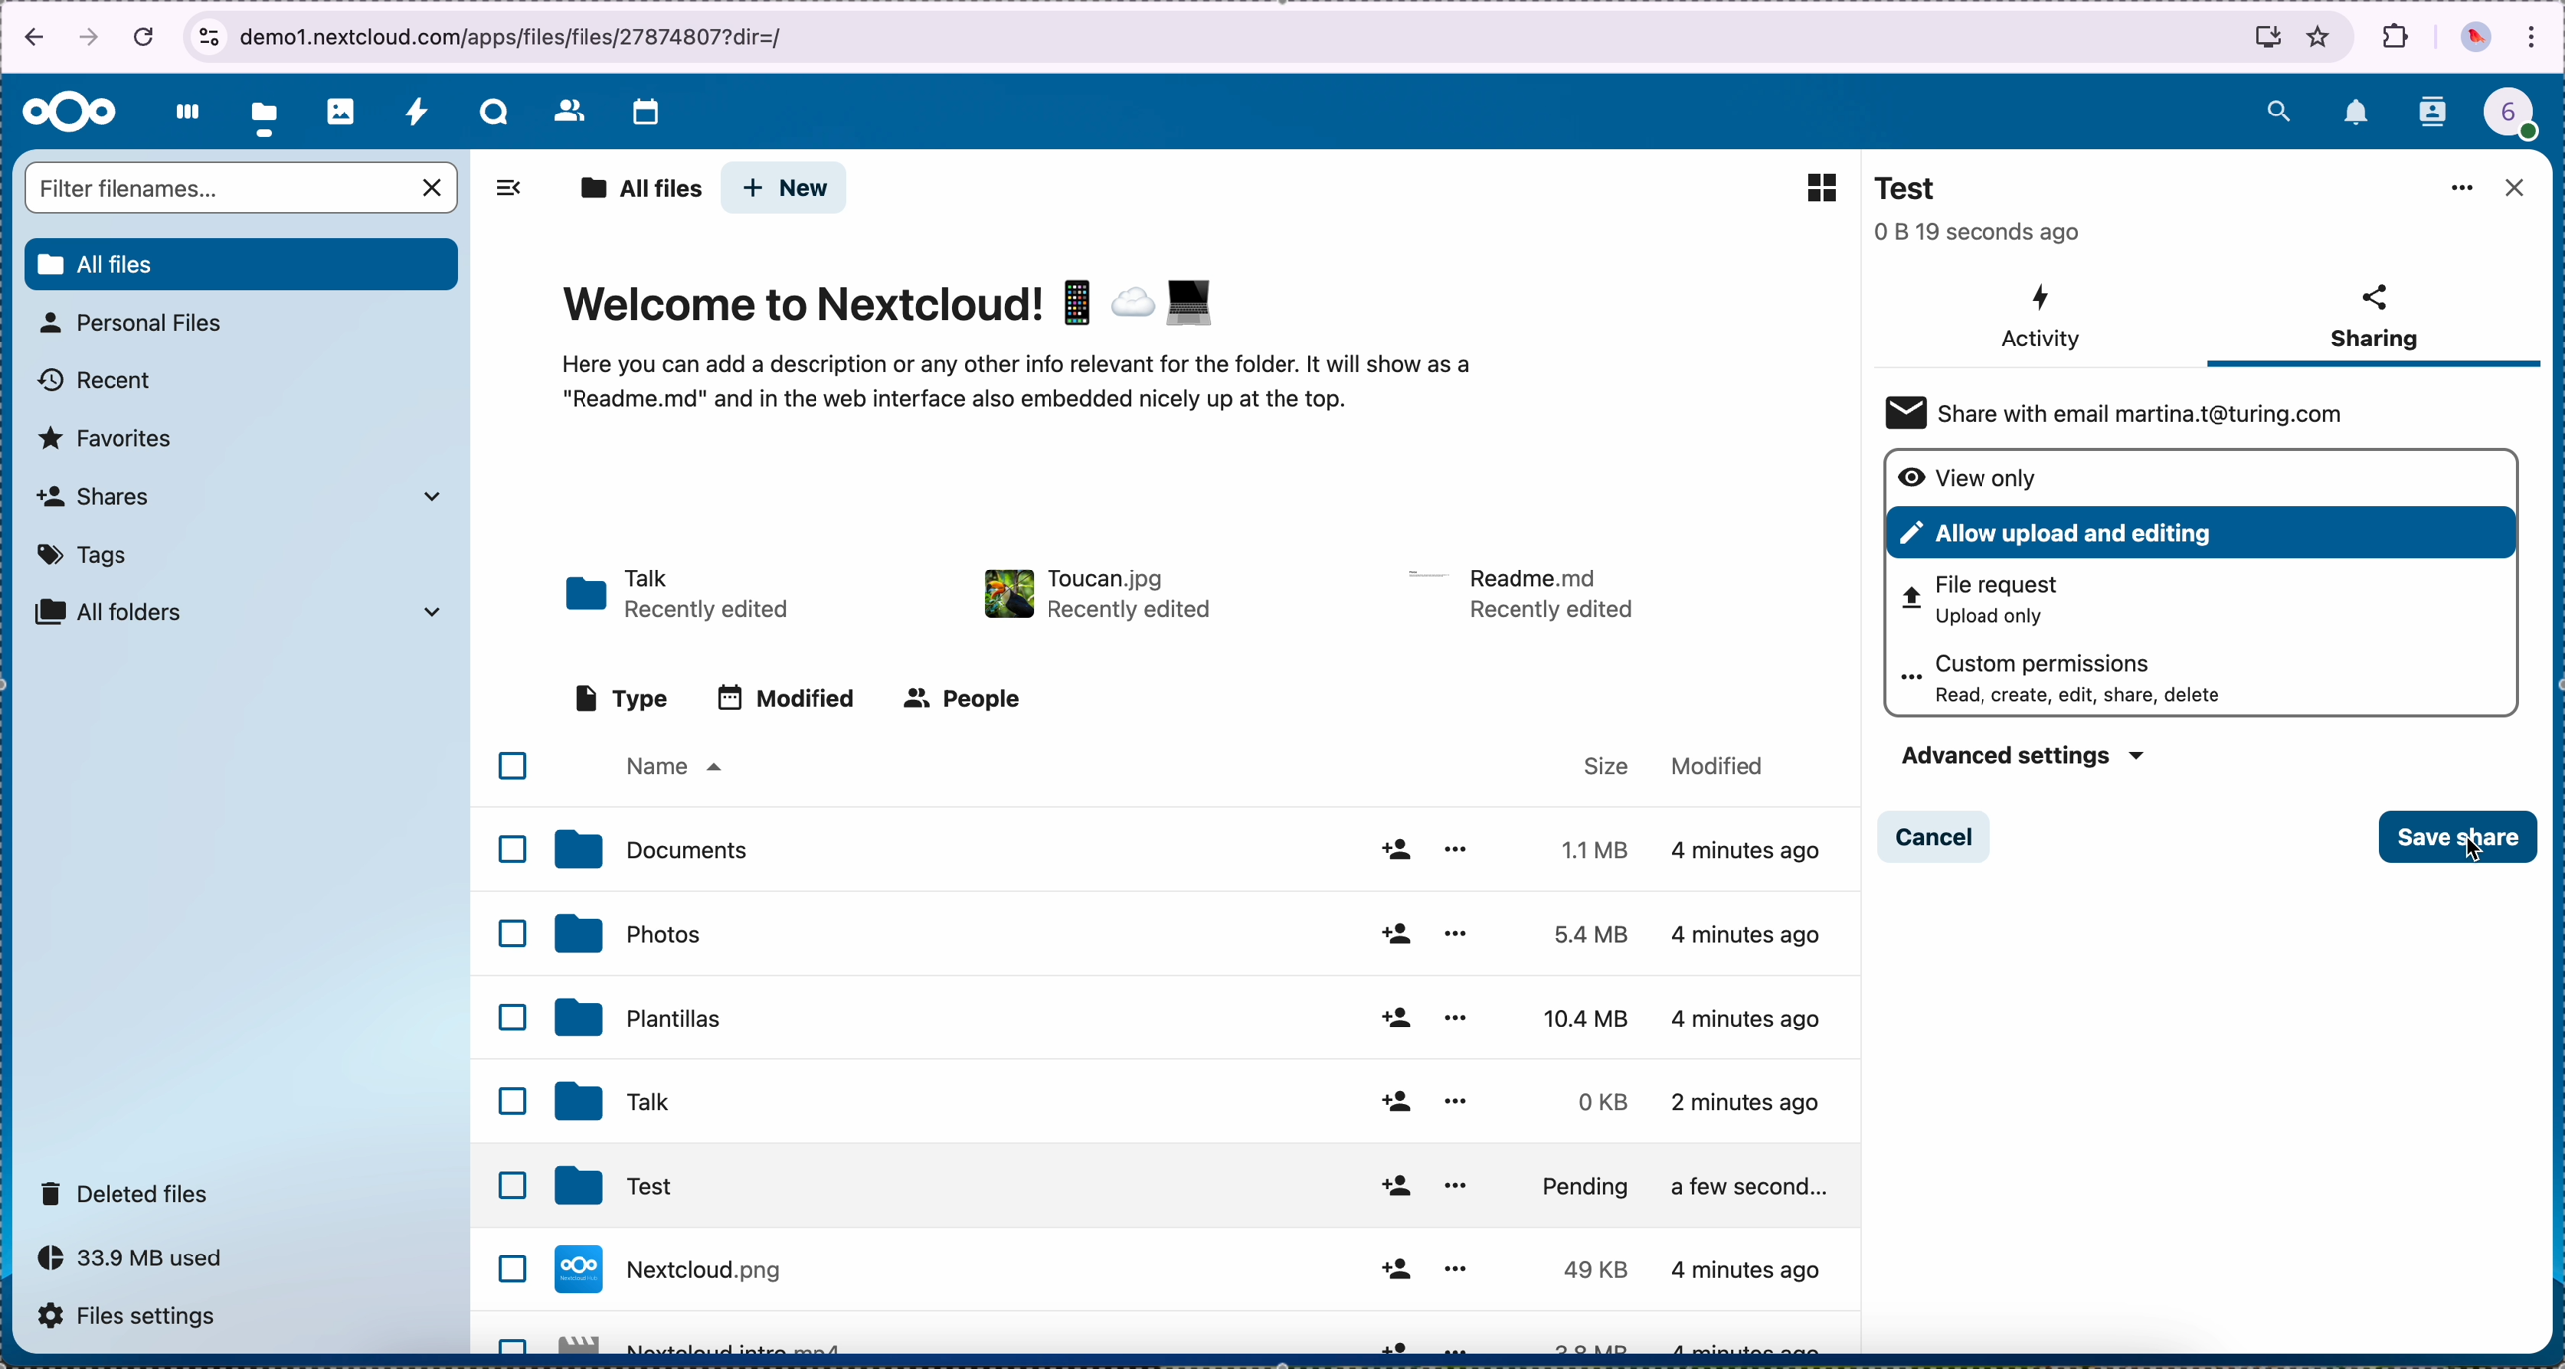 This screenshot has height=1369, width=2565. What do you see at coordinates (240, 612) in the screenshot?
I see `all folders` at bounding box center [240, 612].